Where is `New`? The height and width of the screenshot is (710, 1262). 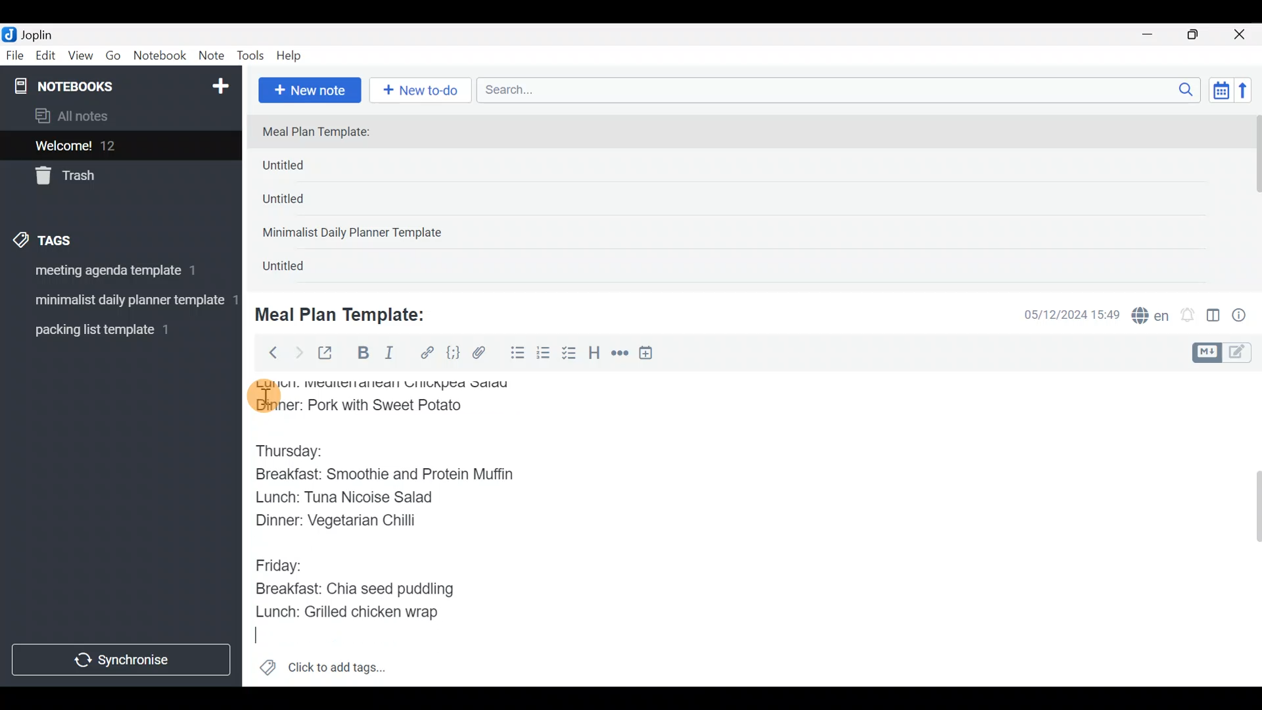 New is located at coordinates (220, 83).